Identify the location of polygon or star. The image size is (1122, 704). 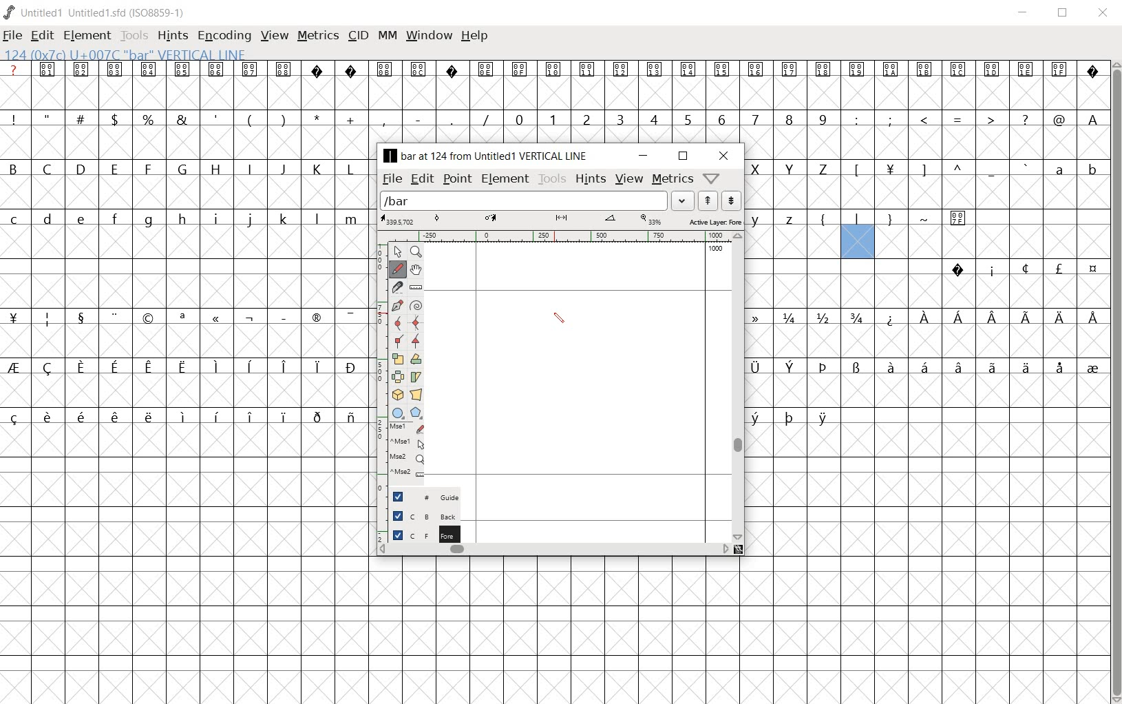
(418, 413).